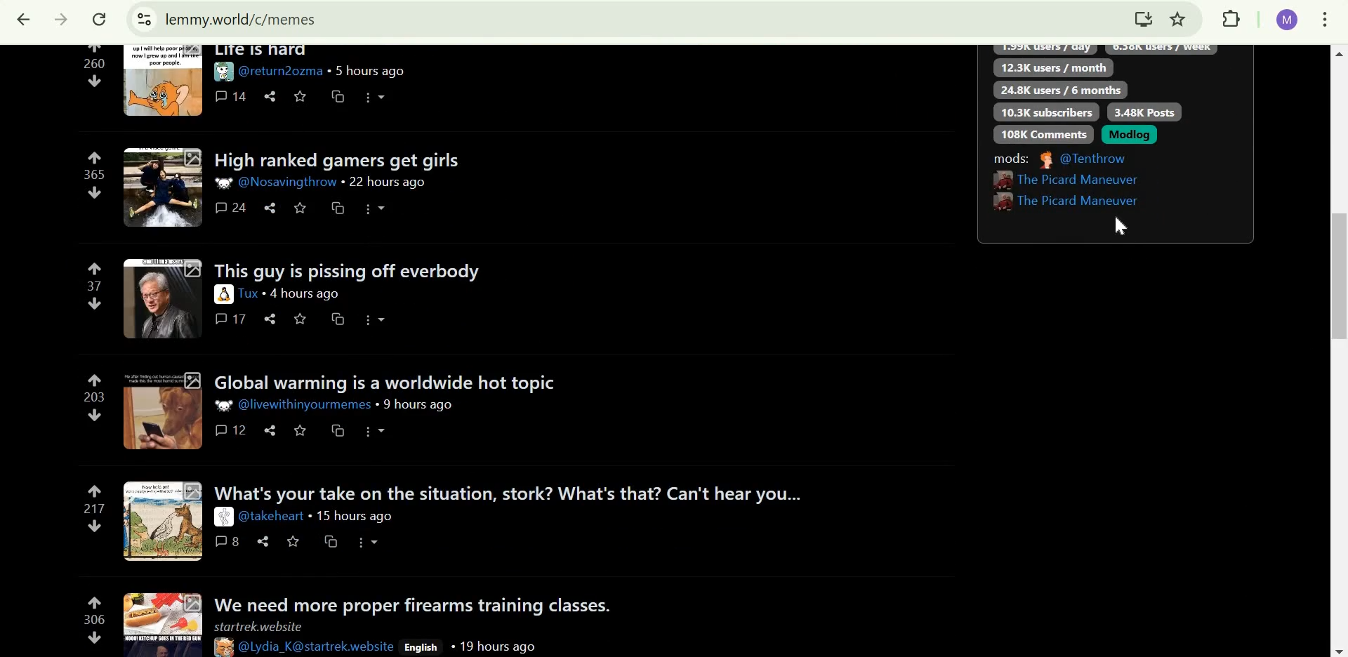  I want to click on picture, so click(225, 294).